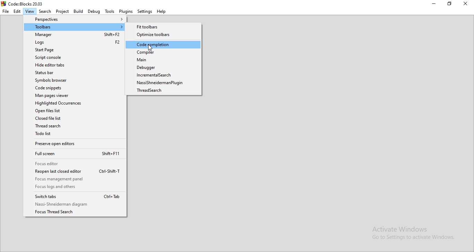  What do you see at coordinates (163, 35) in the screenshot?
I see `Optimize toolbars` at bounding box center [163, 35].